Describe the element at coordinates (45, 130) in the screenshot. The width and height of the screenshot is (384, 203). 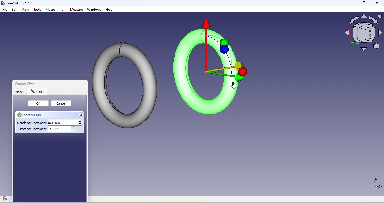
I see `Rotation increment` at that location.